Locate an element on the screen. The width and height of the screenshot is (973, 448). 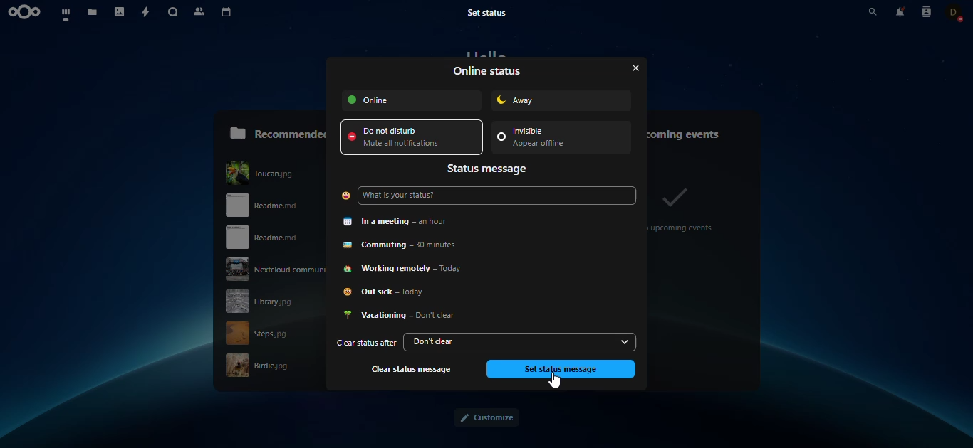
strps.jpg is located at coordinates (266, 333).